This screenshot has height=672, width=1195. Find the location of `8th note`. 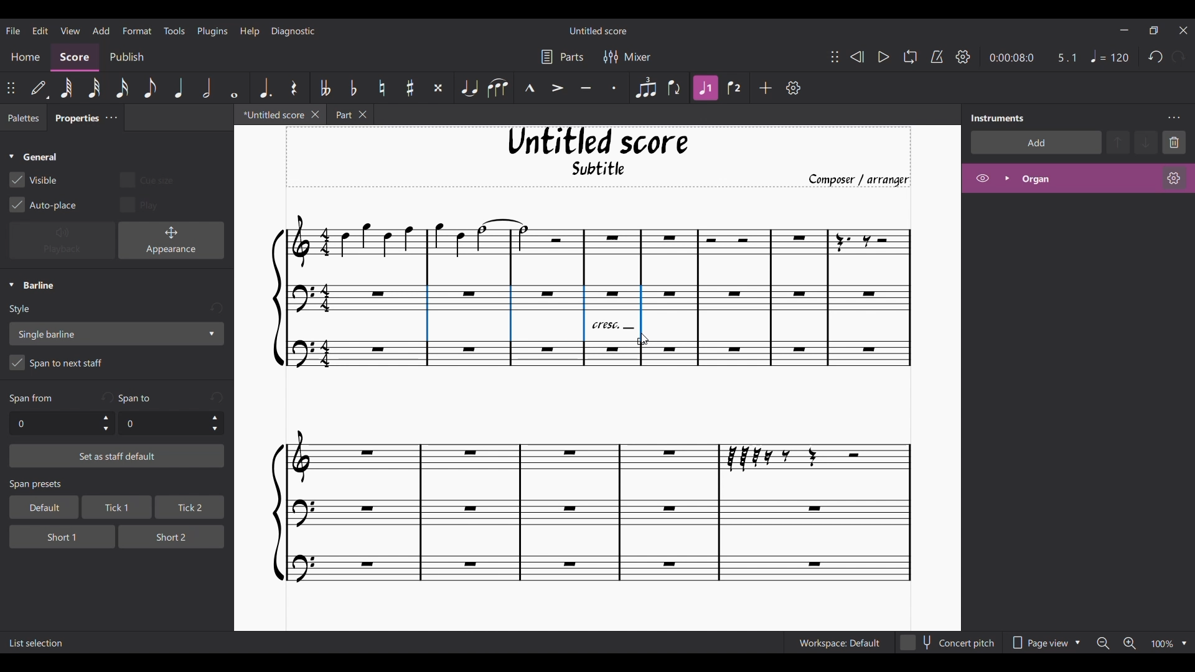

8th note is located at coordinates (149, 88).